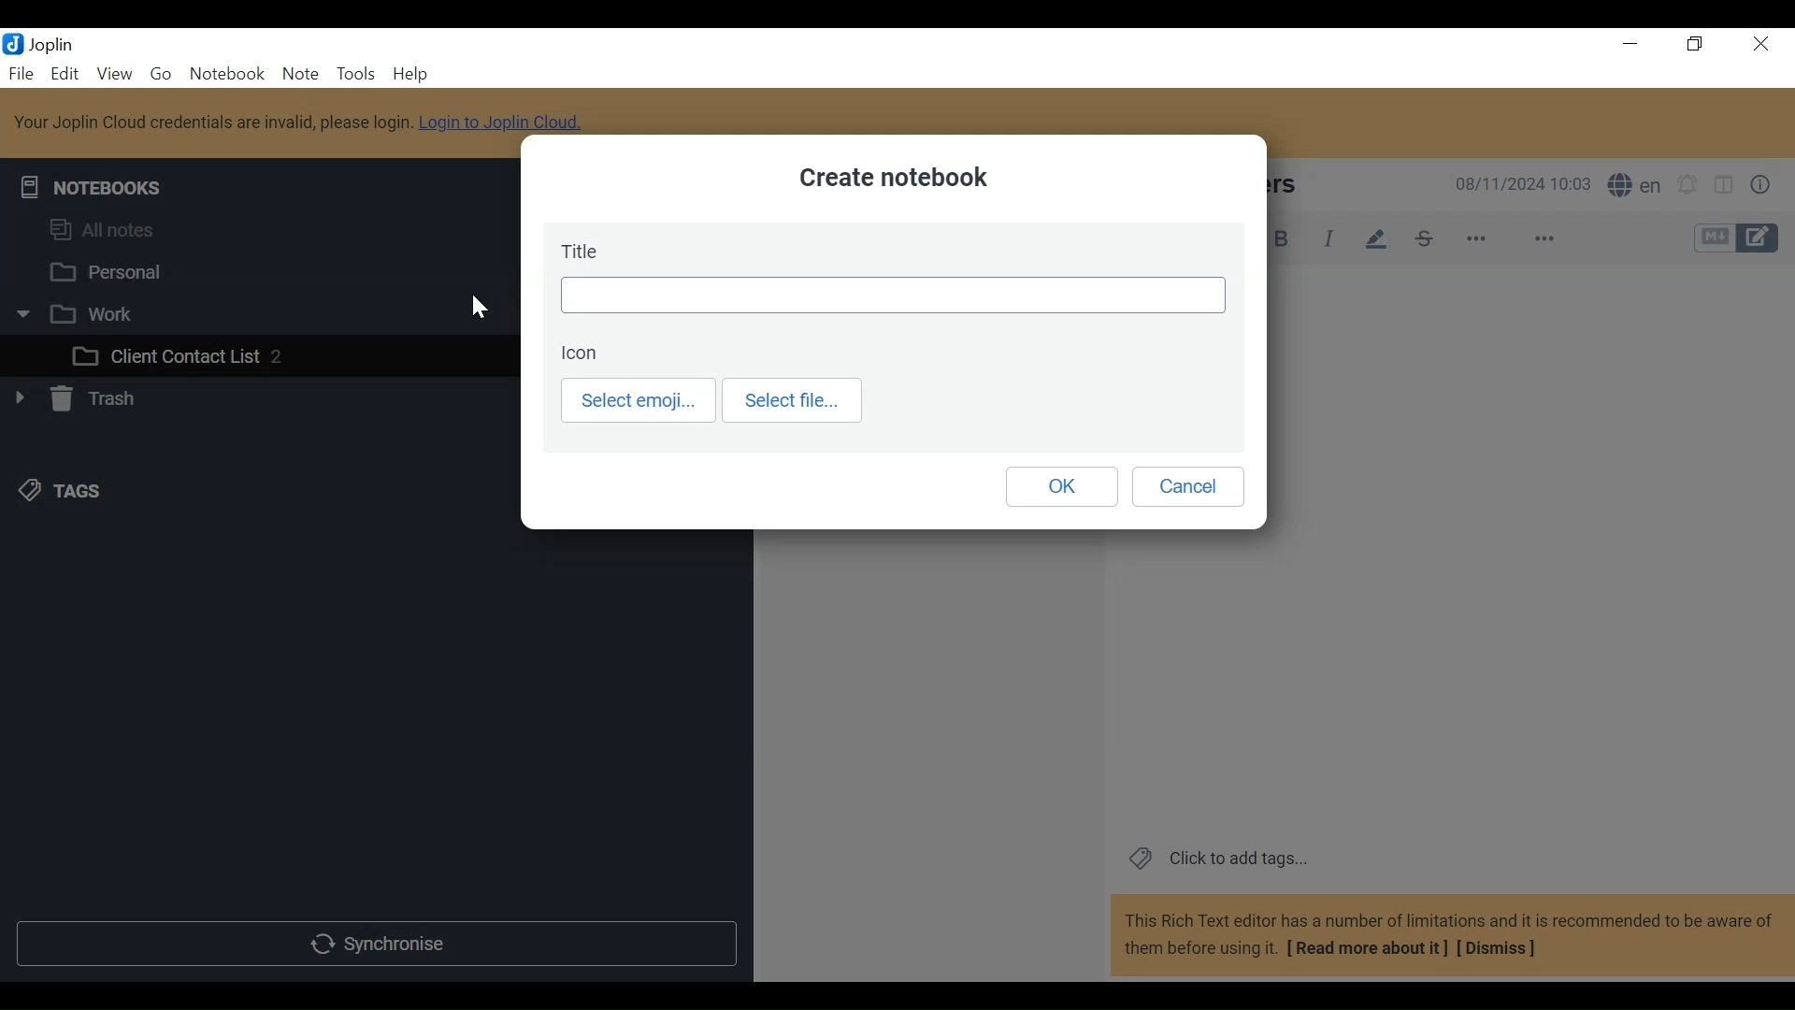 The image size is (1795, 1010). What do you see at coordinates (1221, 859) in the screenshot?
I see `Click to add tags` at bounding box center [1221, 859].